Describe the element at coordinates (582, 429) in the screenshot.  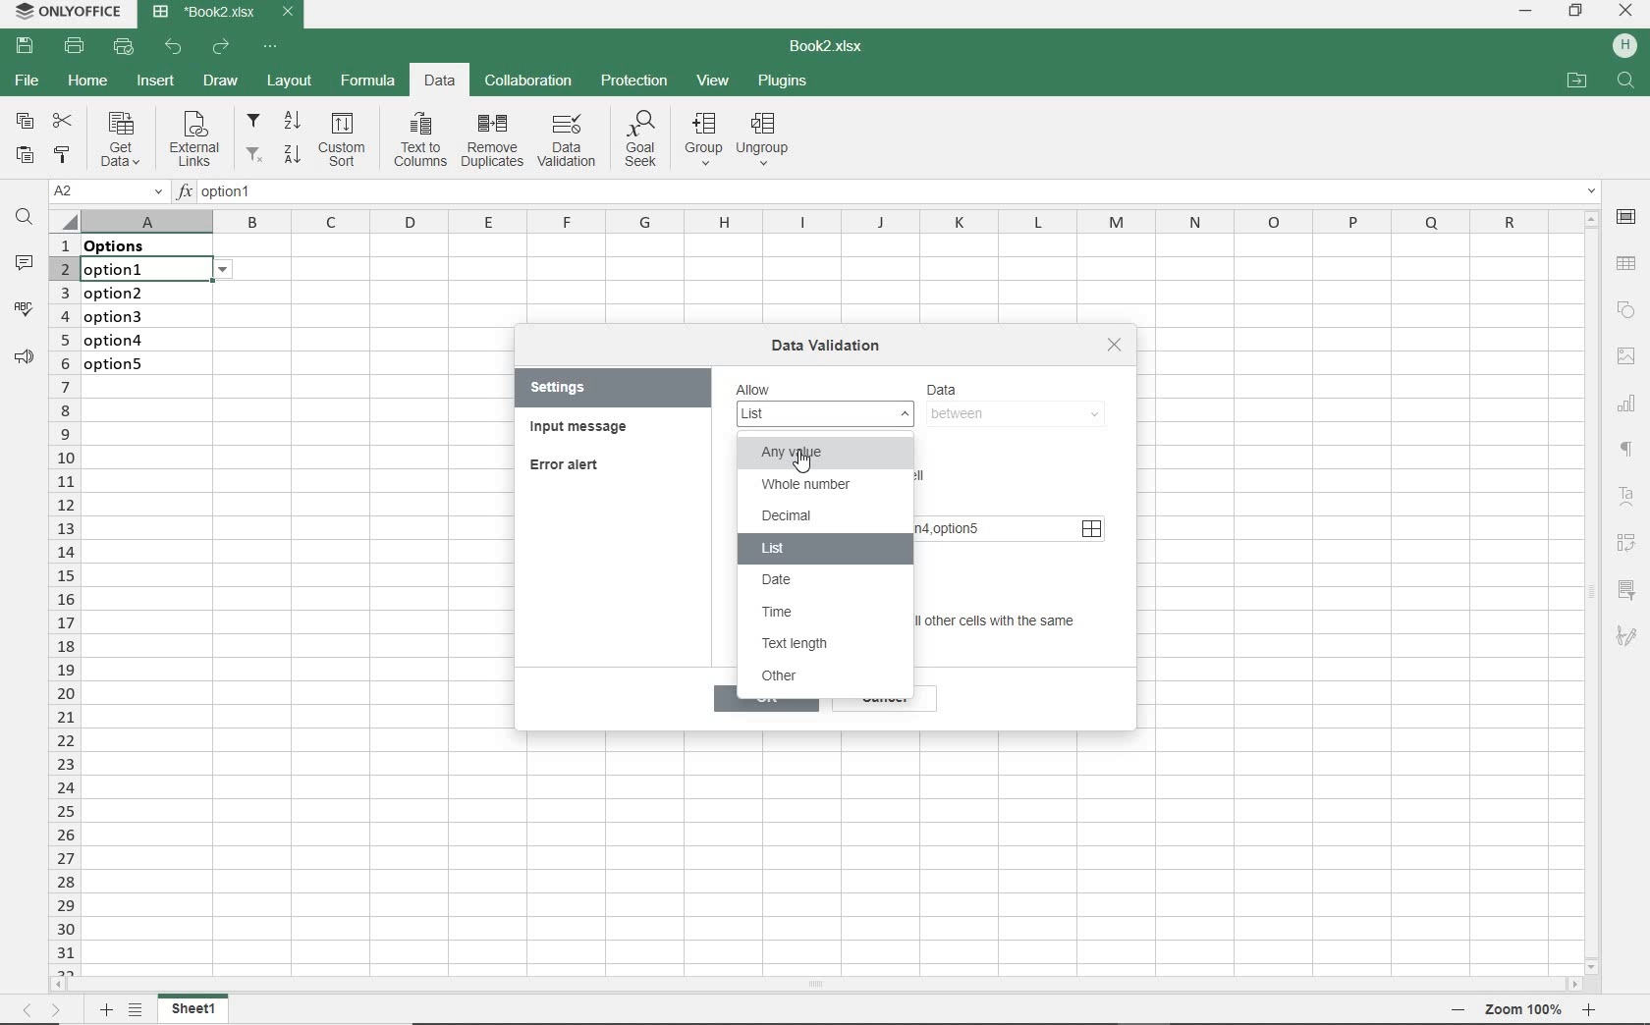
I see `INPUT MESSAGE` at that location.